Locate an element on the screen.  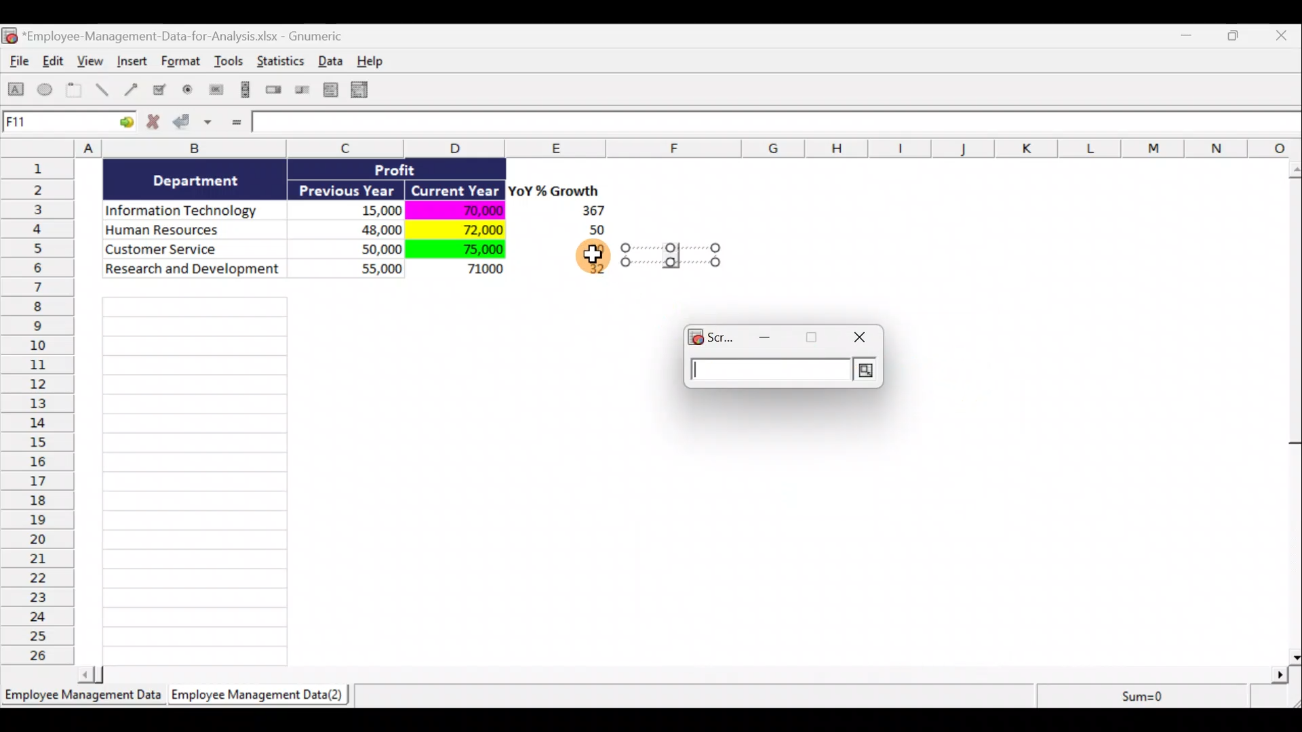
minimize is located at coordinates (768, 335).